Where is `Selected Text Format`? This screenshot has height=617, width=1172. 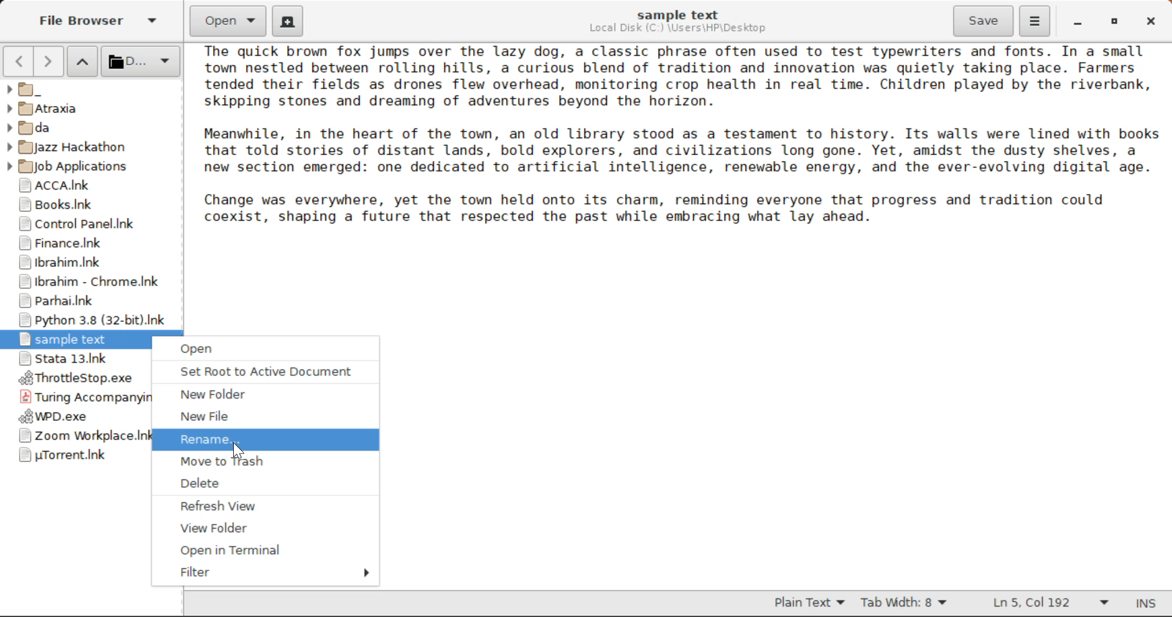 Selected Text Format is located at coordinates (810, 602).